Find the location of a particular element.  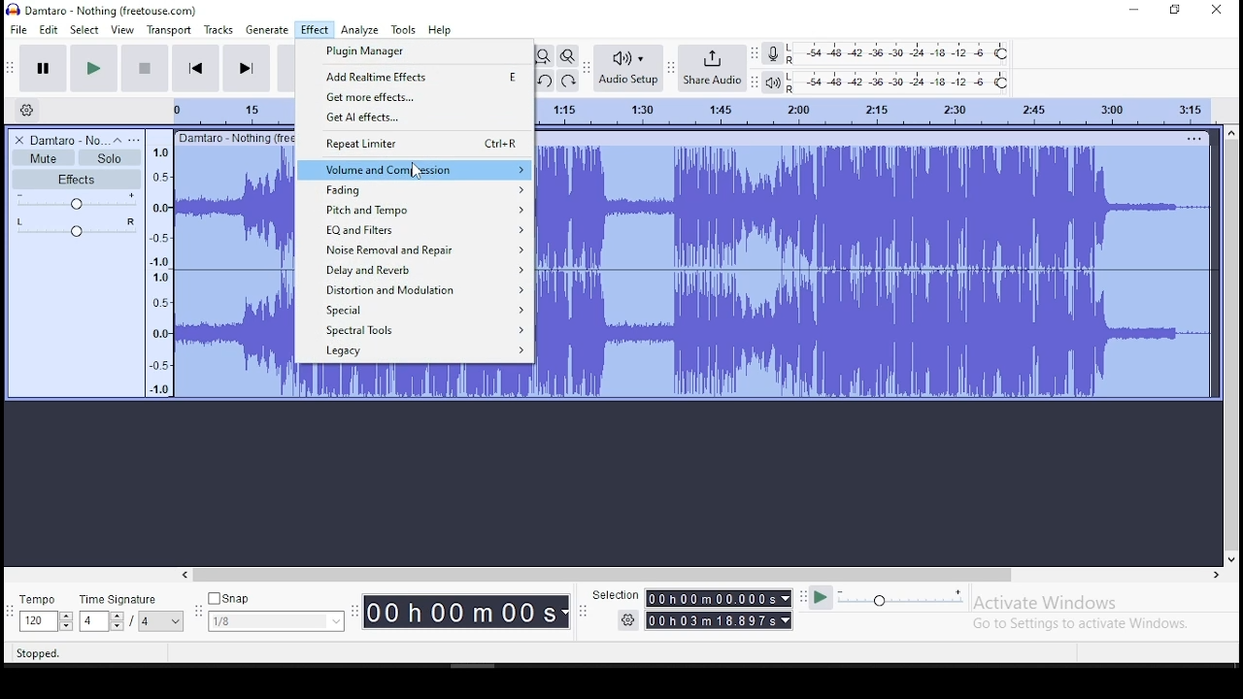

EQ and filters is located at coordinates (416, 231).